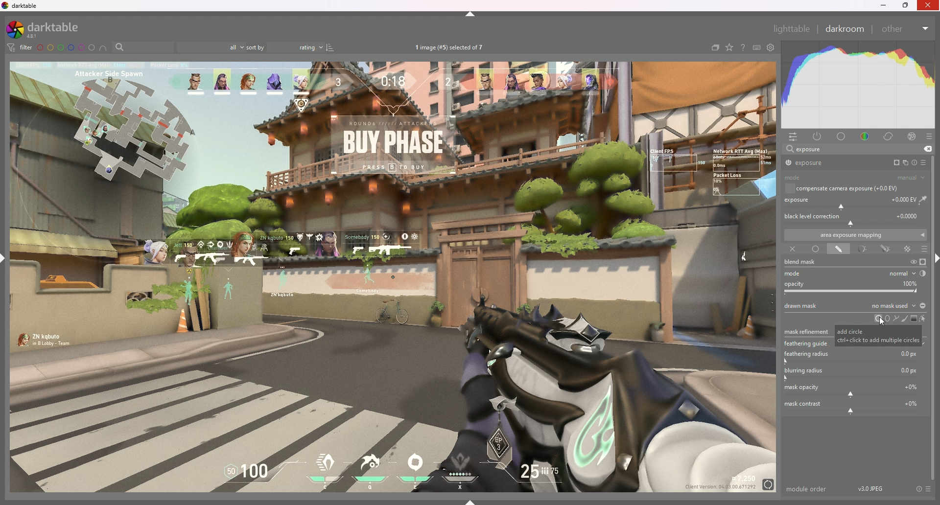 The image size is (940, 505). I want to click on reset, so click(918, 489).